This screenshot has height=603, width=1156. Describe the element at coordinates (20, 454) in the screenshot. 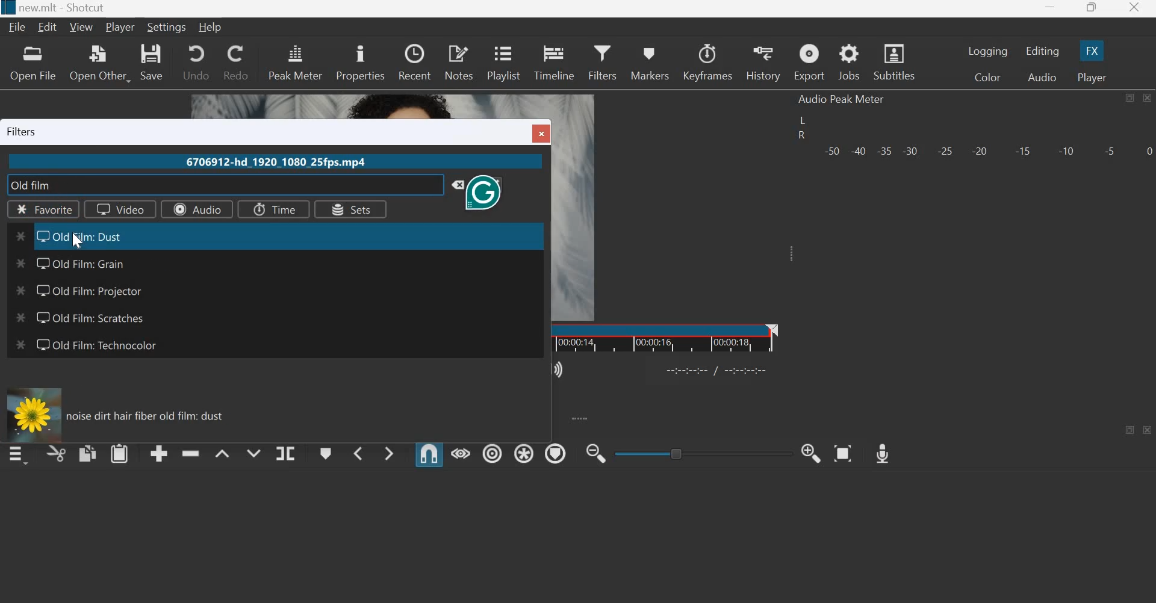

I see `timeline menu` at that location.